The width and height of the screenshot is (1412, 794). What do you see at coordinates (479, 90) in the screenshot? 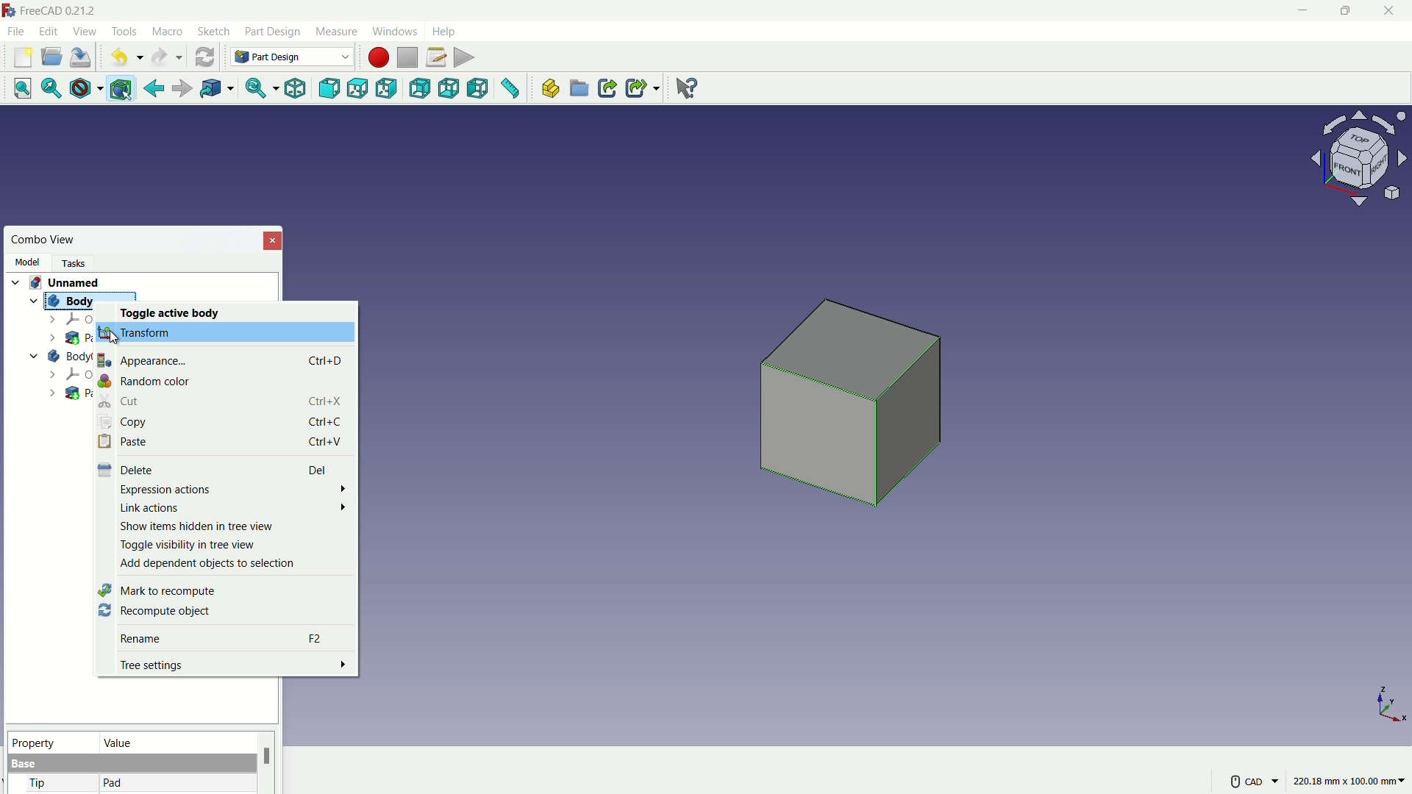
I see `left view` at bounding box center [479, 90].